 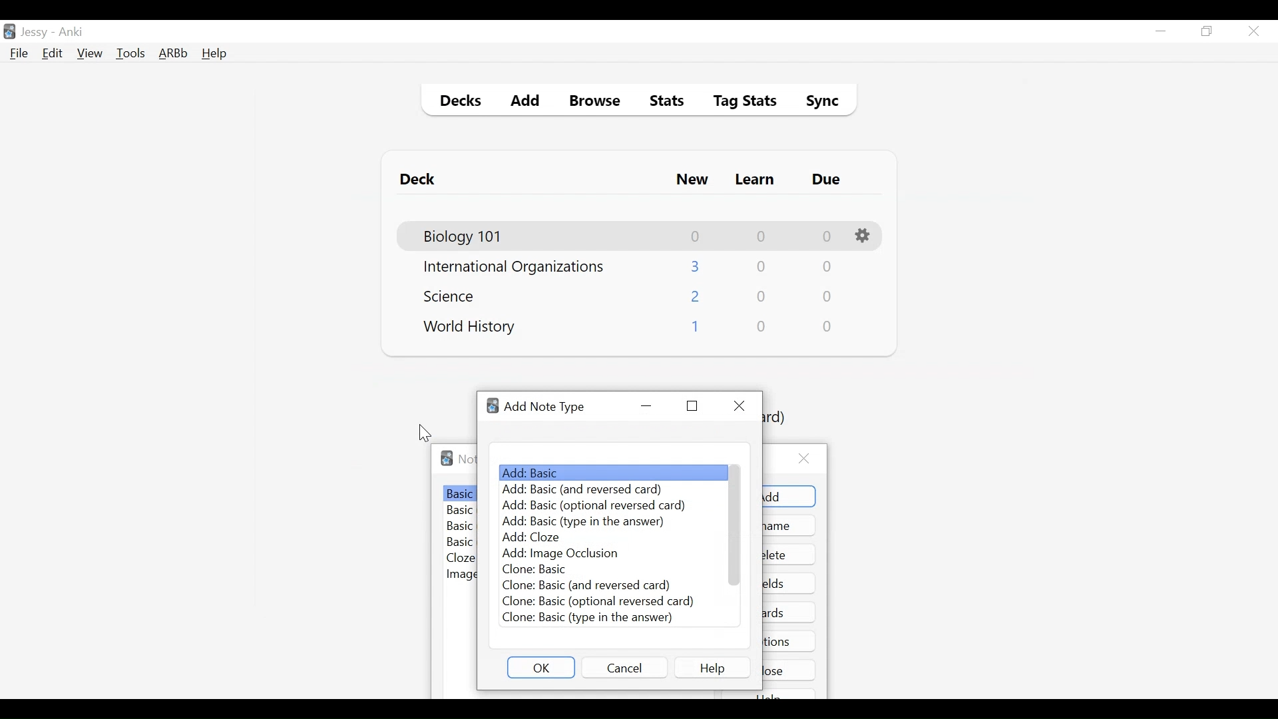 What do you see at coordinates (560, 554) in the screenshot?
I see `Add: Image Occlusion` at bounding box center [560, 554].